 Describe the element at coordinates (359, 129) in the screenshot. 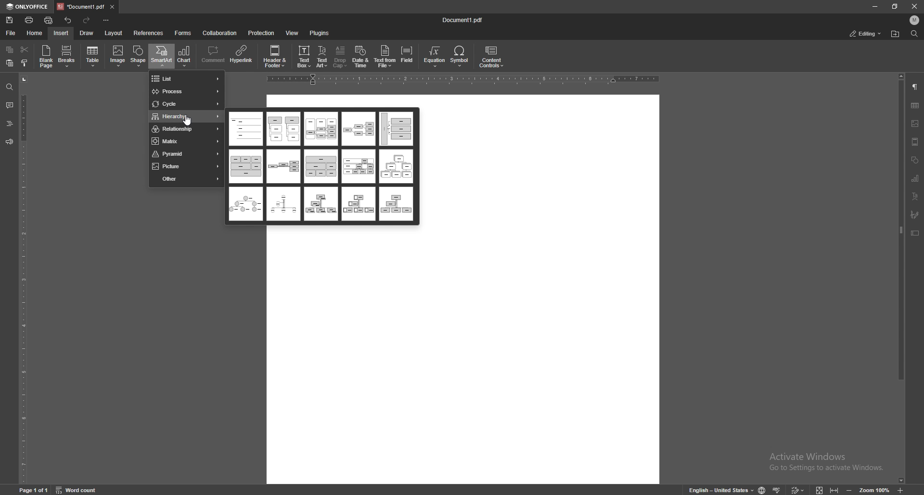

I see `hierarchy smart art` at that location.